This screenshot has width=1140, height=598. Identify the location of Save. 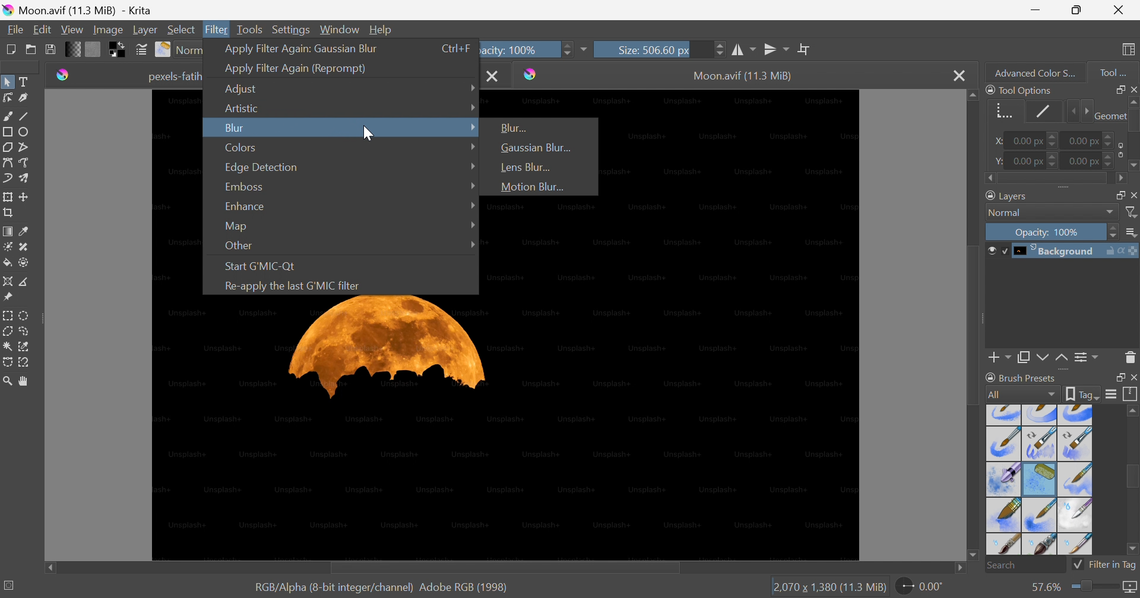
(50, 48).